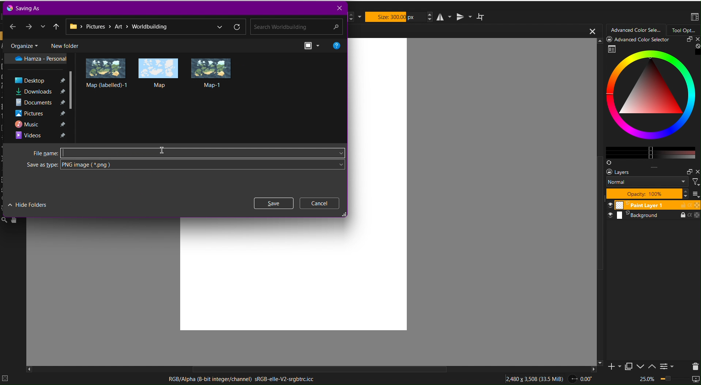  What do you see at coordinates (684, 30) in the screenshot?
I see `Tool Options` at bounding box center [684, 30].